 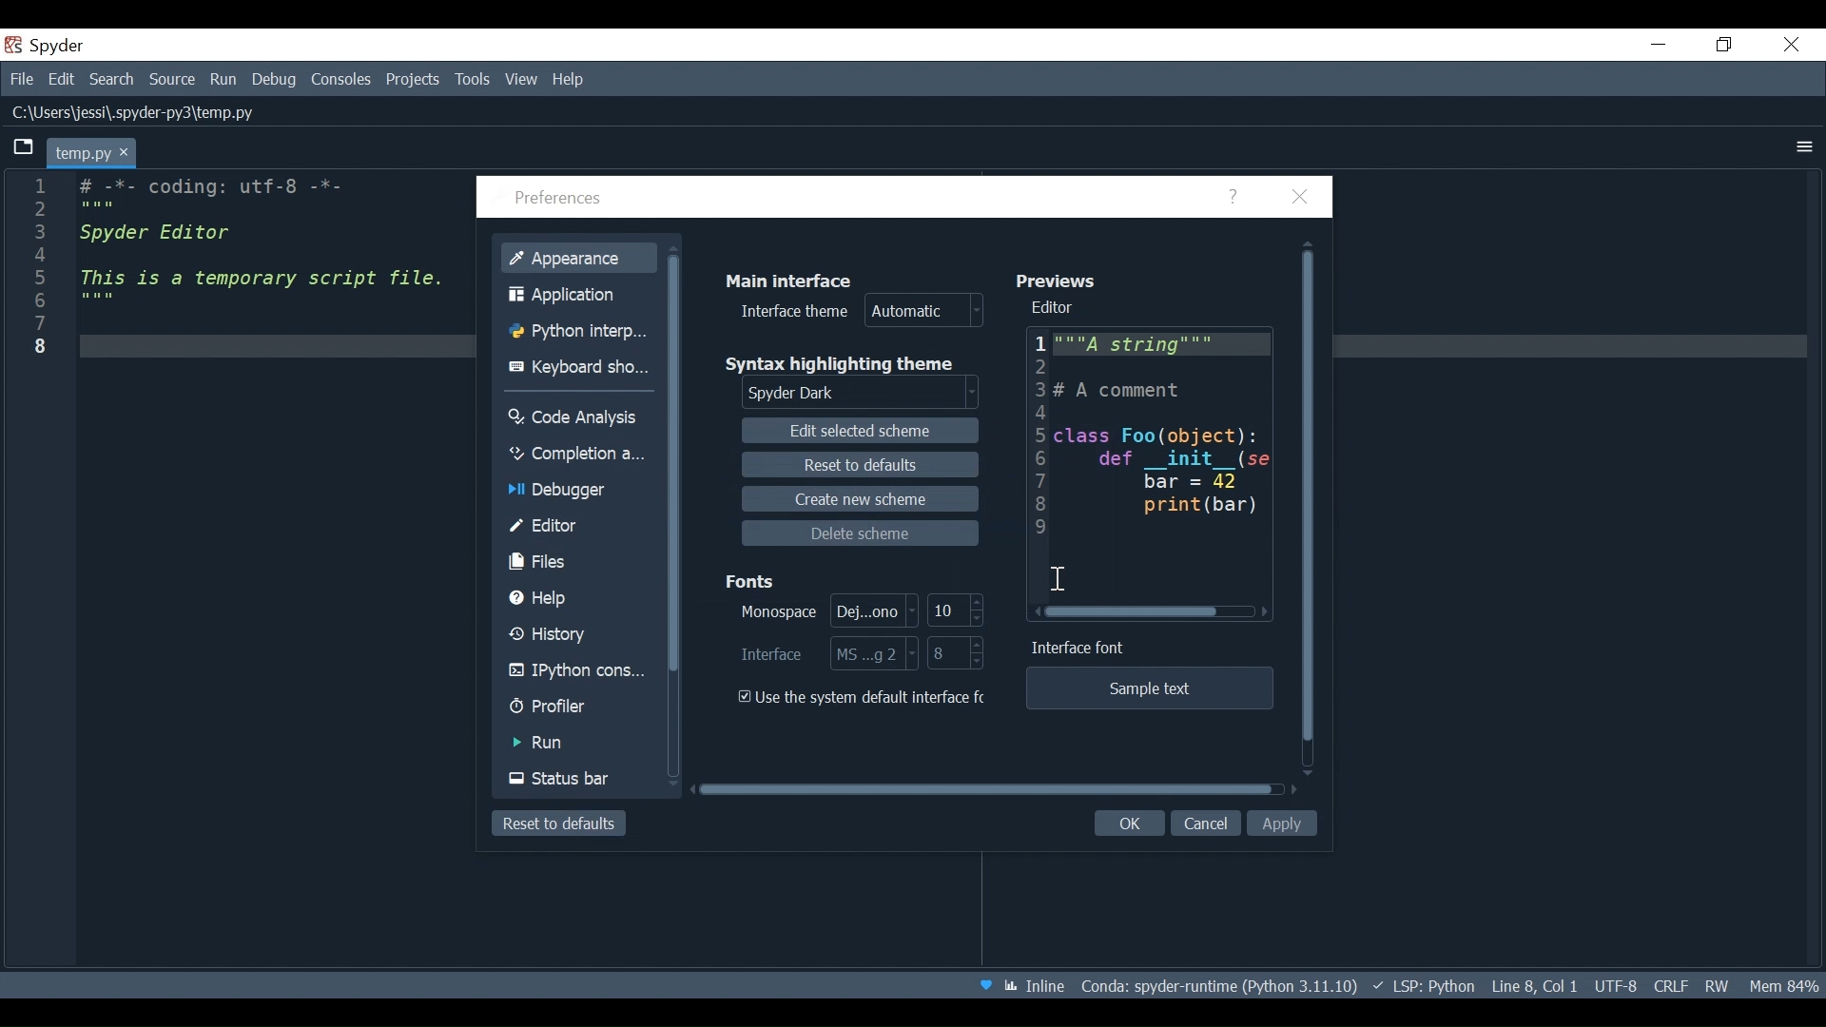 What do you see at coordinates (583, 294) in the screenshot?
I see `Application` at bounding box center [583, 294].